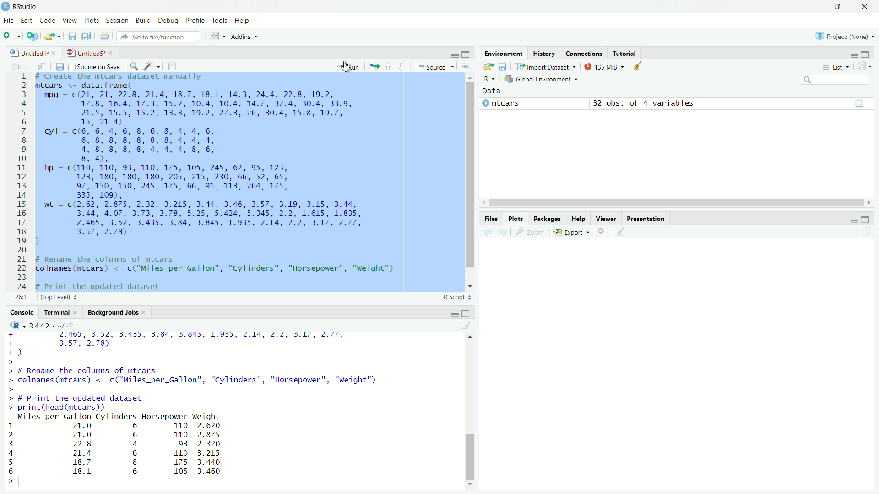 The height and width of the screenshot is (494, 879). What do you see at coordinates (867, 218) in the screenshot?
I see `maximise` at bounding box center [867, 218].